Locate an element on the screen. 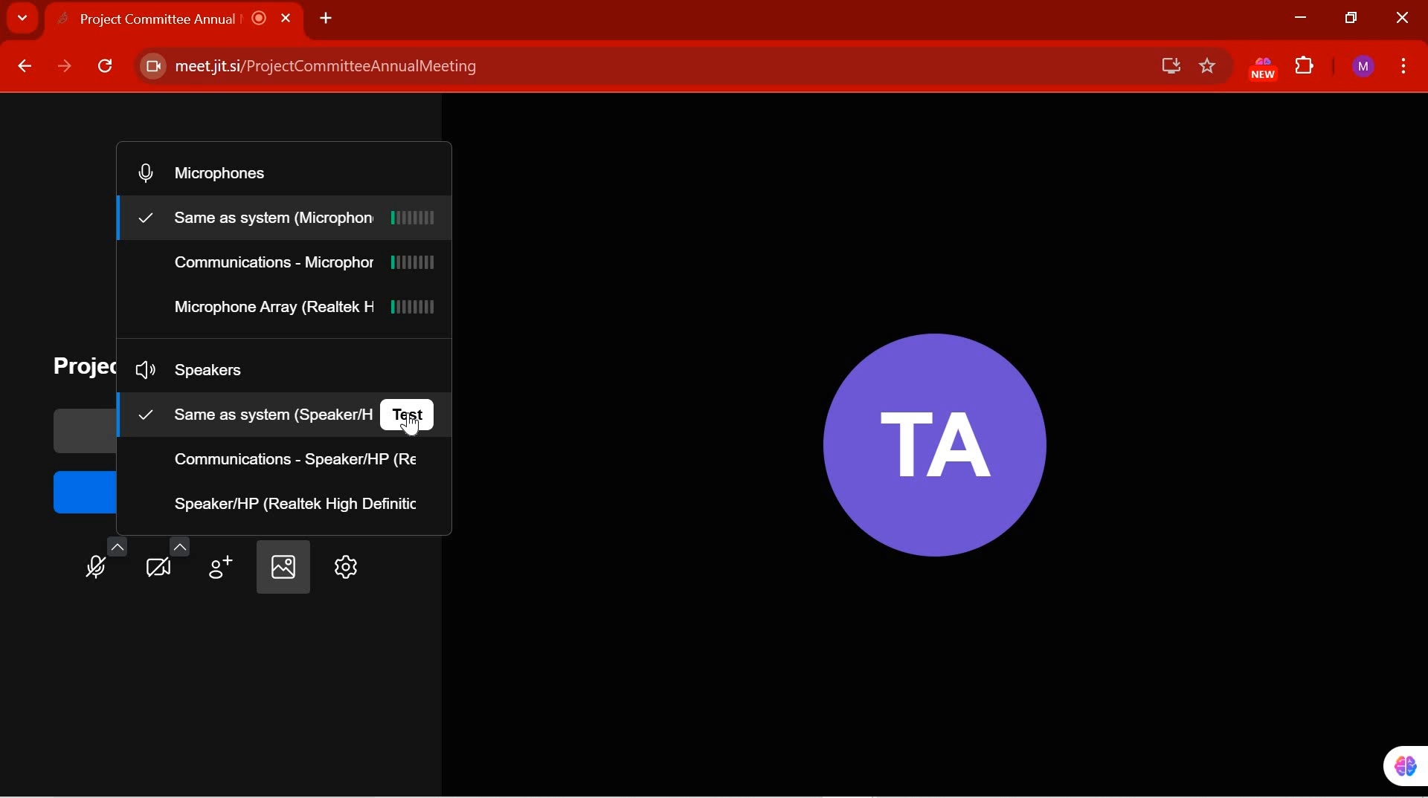 This screenshot has height=798, width=1428. Speaker/HP (Realtek High Definition) is located at coordinates (299, 503).